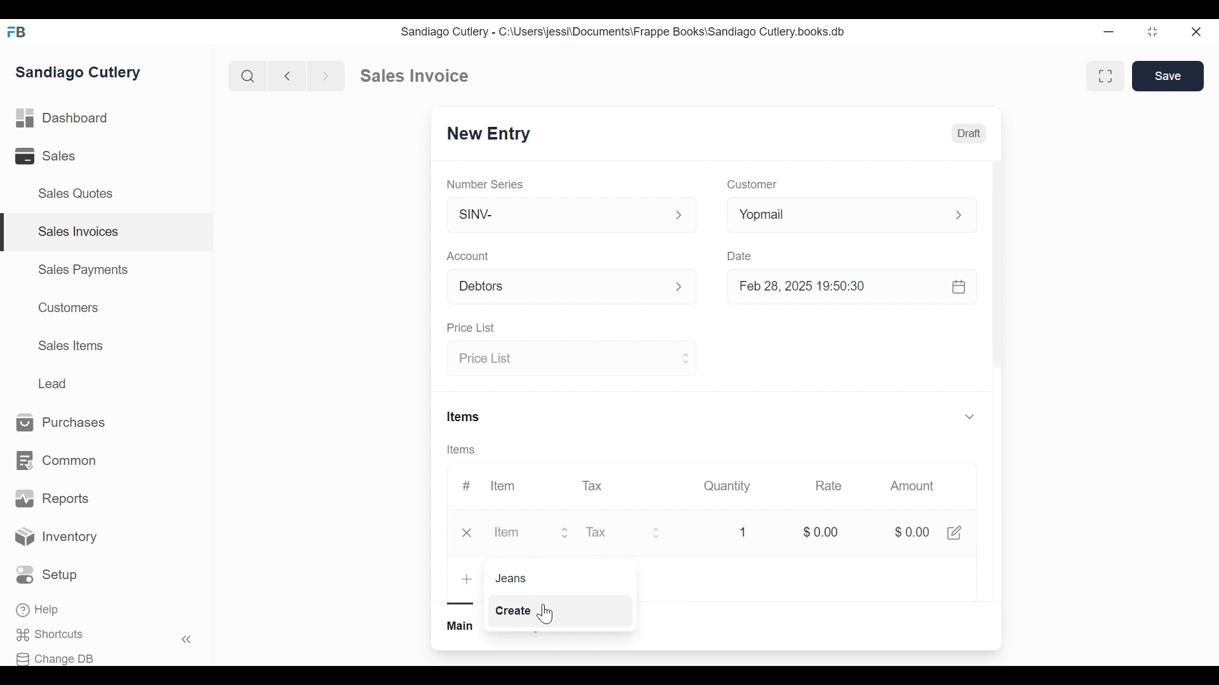 Image resolution: width=1219 pixels, height=685 pixels. What do you see at coordinates (467, 580) in the screenshot?
I see `+ add row` at bounding box center [467, 580].